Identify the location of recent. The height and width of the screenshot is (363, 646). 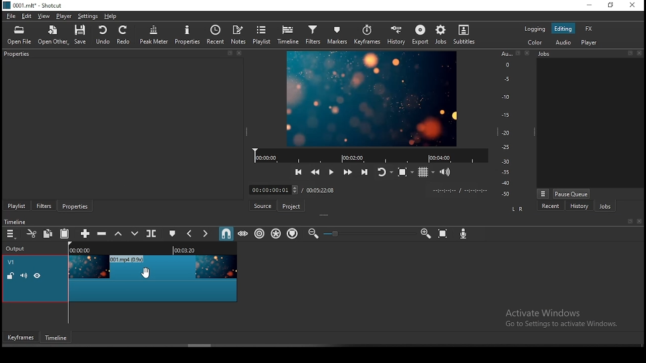
(214, 35).